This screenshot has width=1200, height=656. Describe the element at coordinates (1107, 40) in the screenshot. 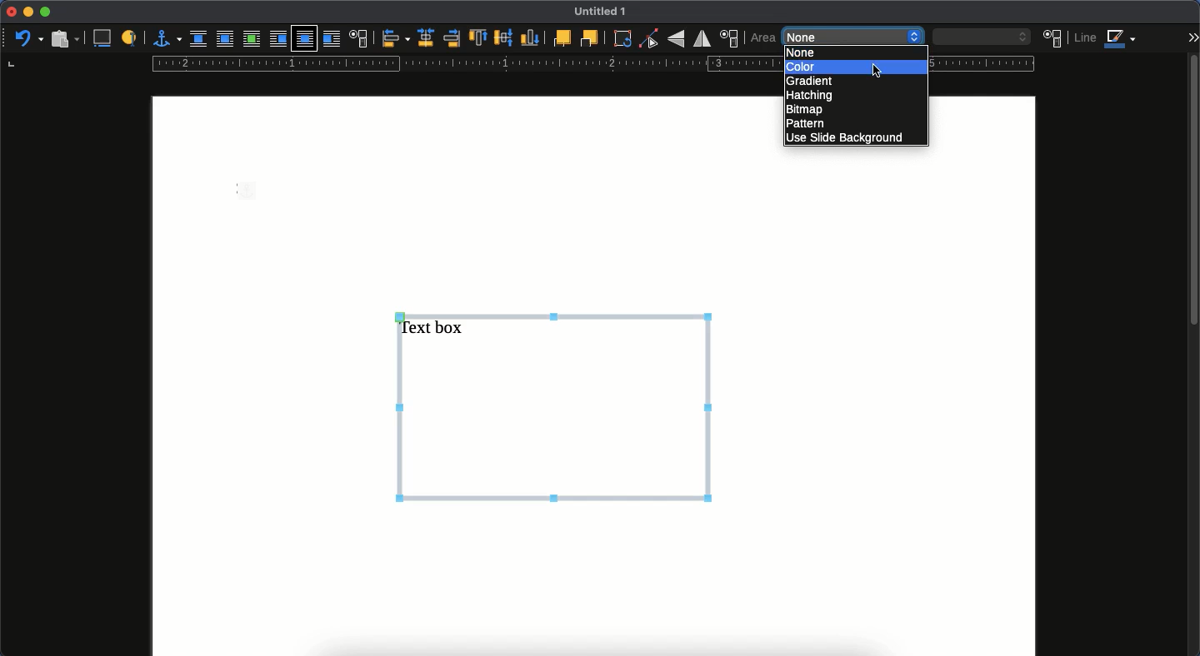

I see `line color` at that location.